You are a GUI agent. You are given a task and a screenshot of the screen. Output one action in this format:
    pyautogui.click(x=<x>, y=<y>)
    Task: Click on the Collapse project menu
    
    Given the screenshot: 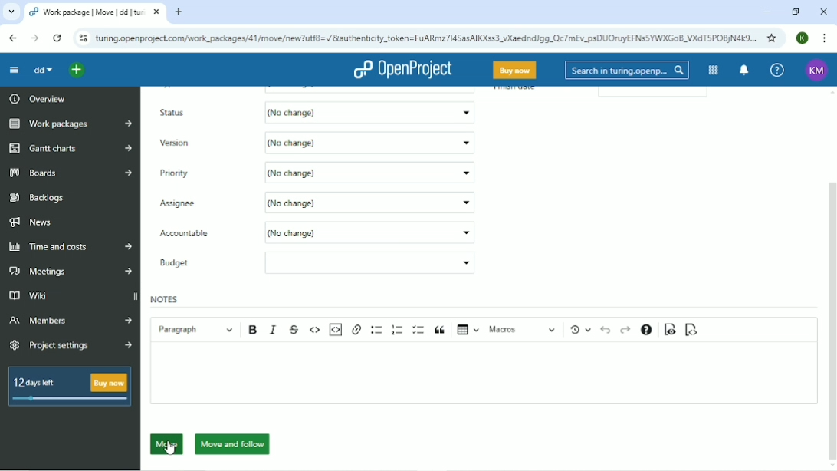 What is the action you would take?
    pyautogui.click(x=14, y=70)
    